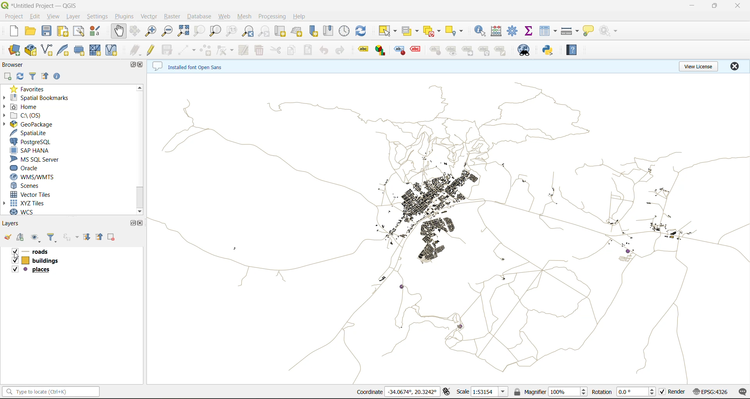  I want to click on close, so click(738, 7).